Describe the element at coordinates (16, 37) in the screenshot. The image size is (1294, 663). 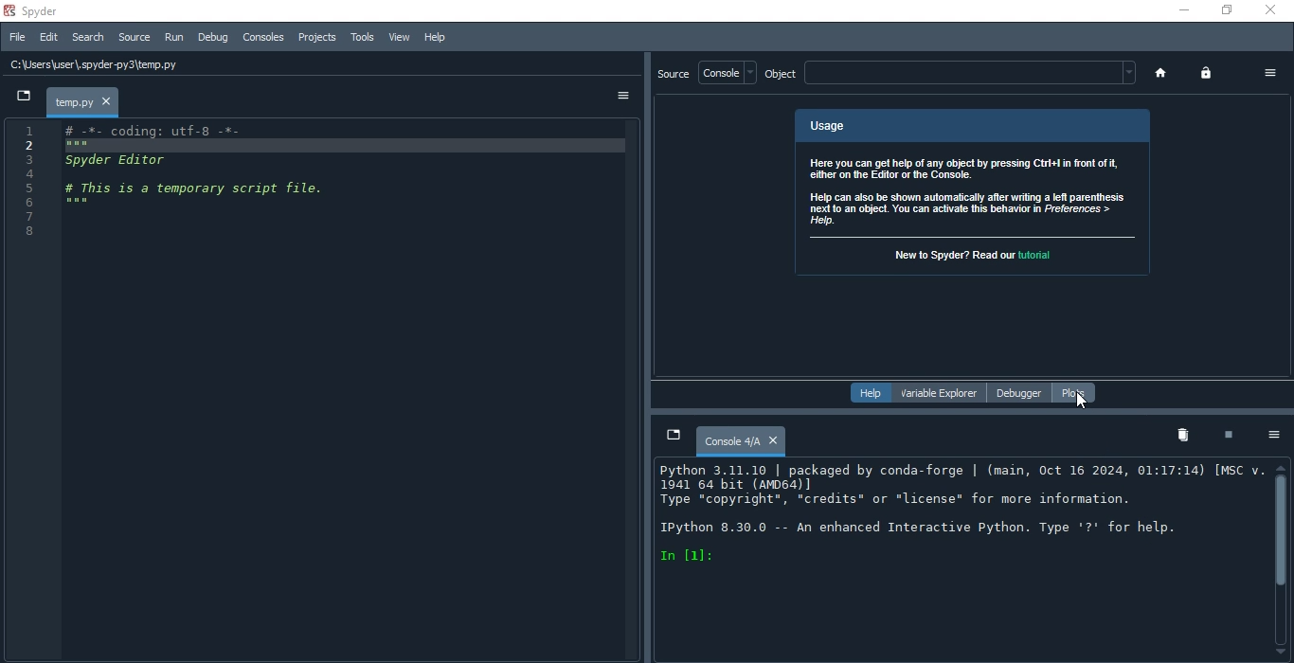
I see `File ` at that location.